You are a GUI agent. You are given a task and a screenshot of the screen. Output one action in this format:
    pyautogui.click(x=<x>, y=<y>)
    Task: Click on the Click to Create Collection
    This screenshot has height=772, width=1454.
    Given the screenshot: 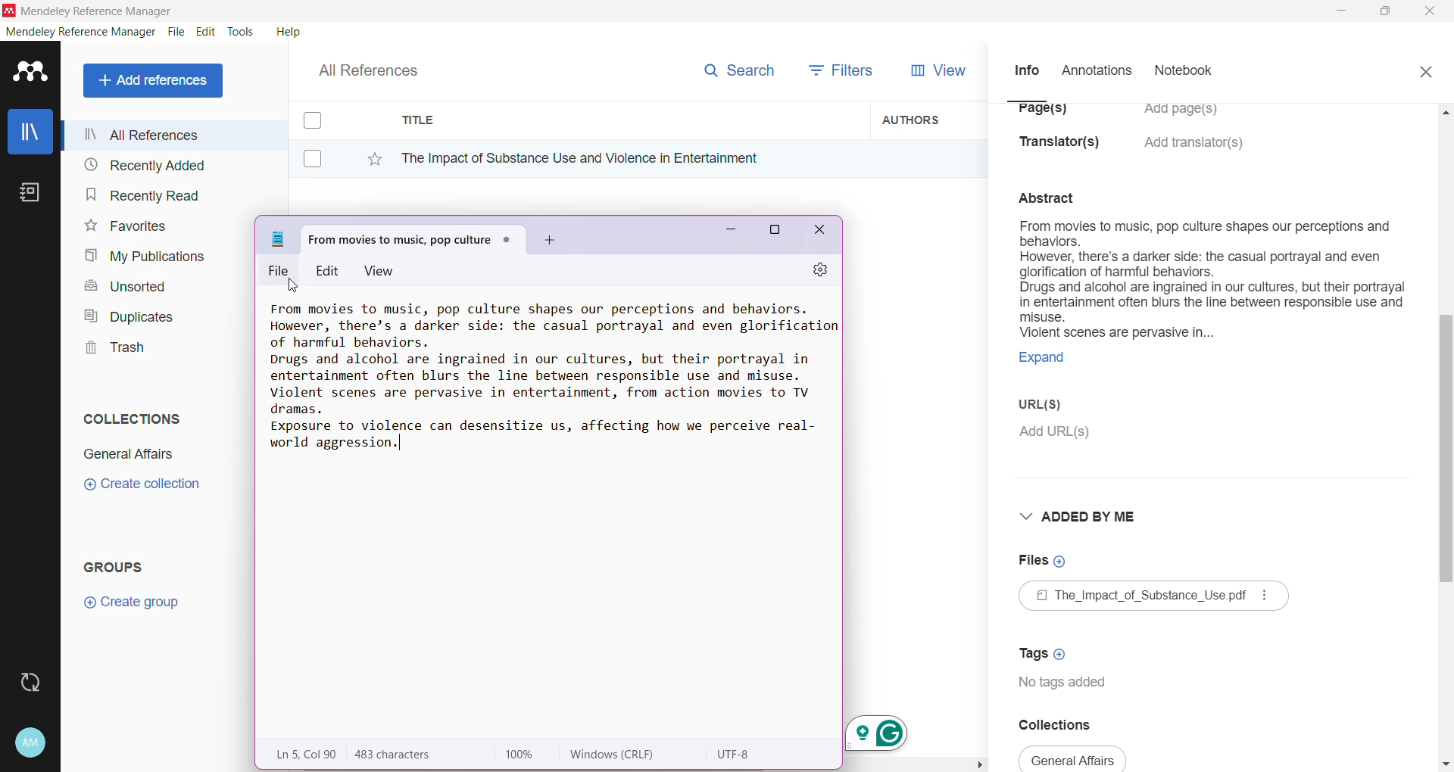 What is the action you would take?
    pyautogui.click(x=142, y=487)
    